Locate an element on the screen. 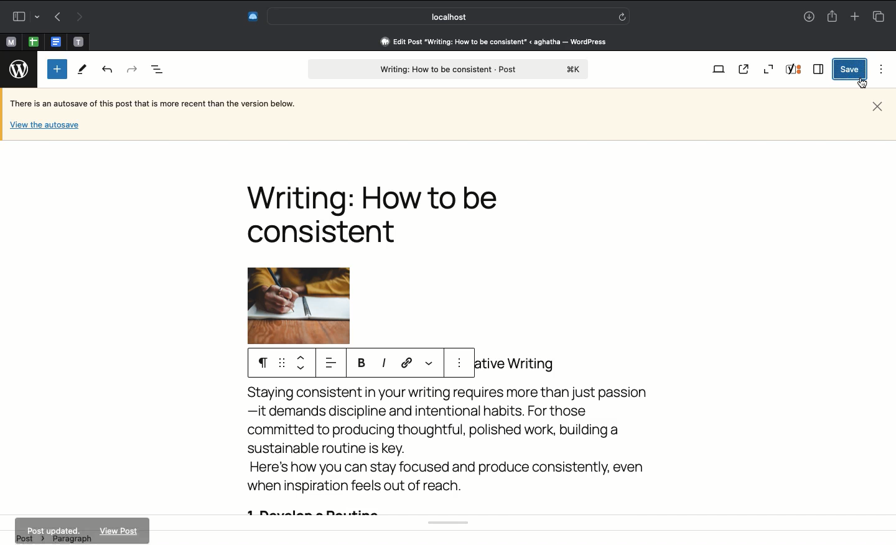  Extensions is located at coordinates (252, 15).